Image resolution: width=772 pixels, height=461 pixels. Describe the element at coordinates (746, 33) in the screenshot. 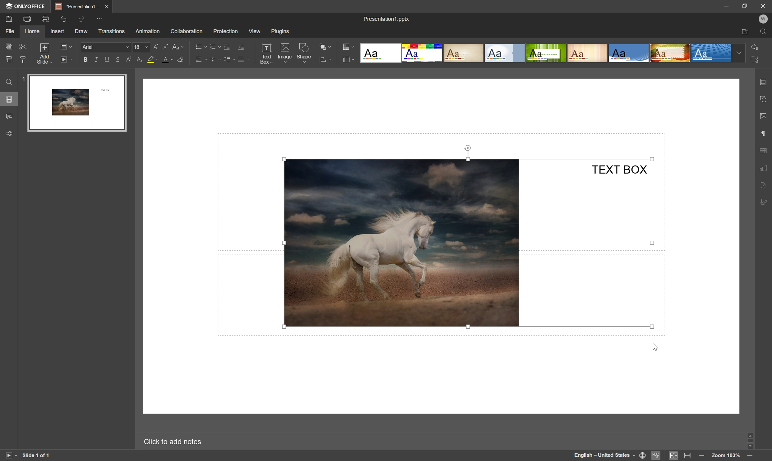

I see `open file location` at that location.